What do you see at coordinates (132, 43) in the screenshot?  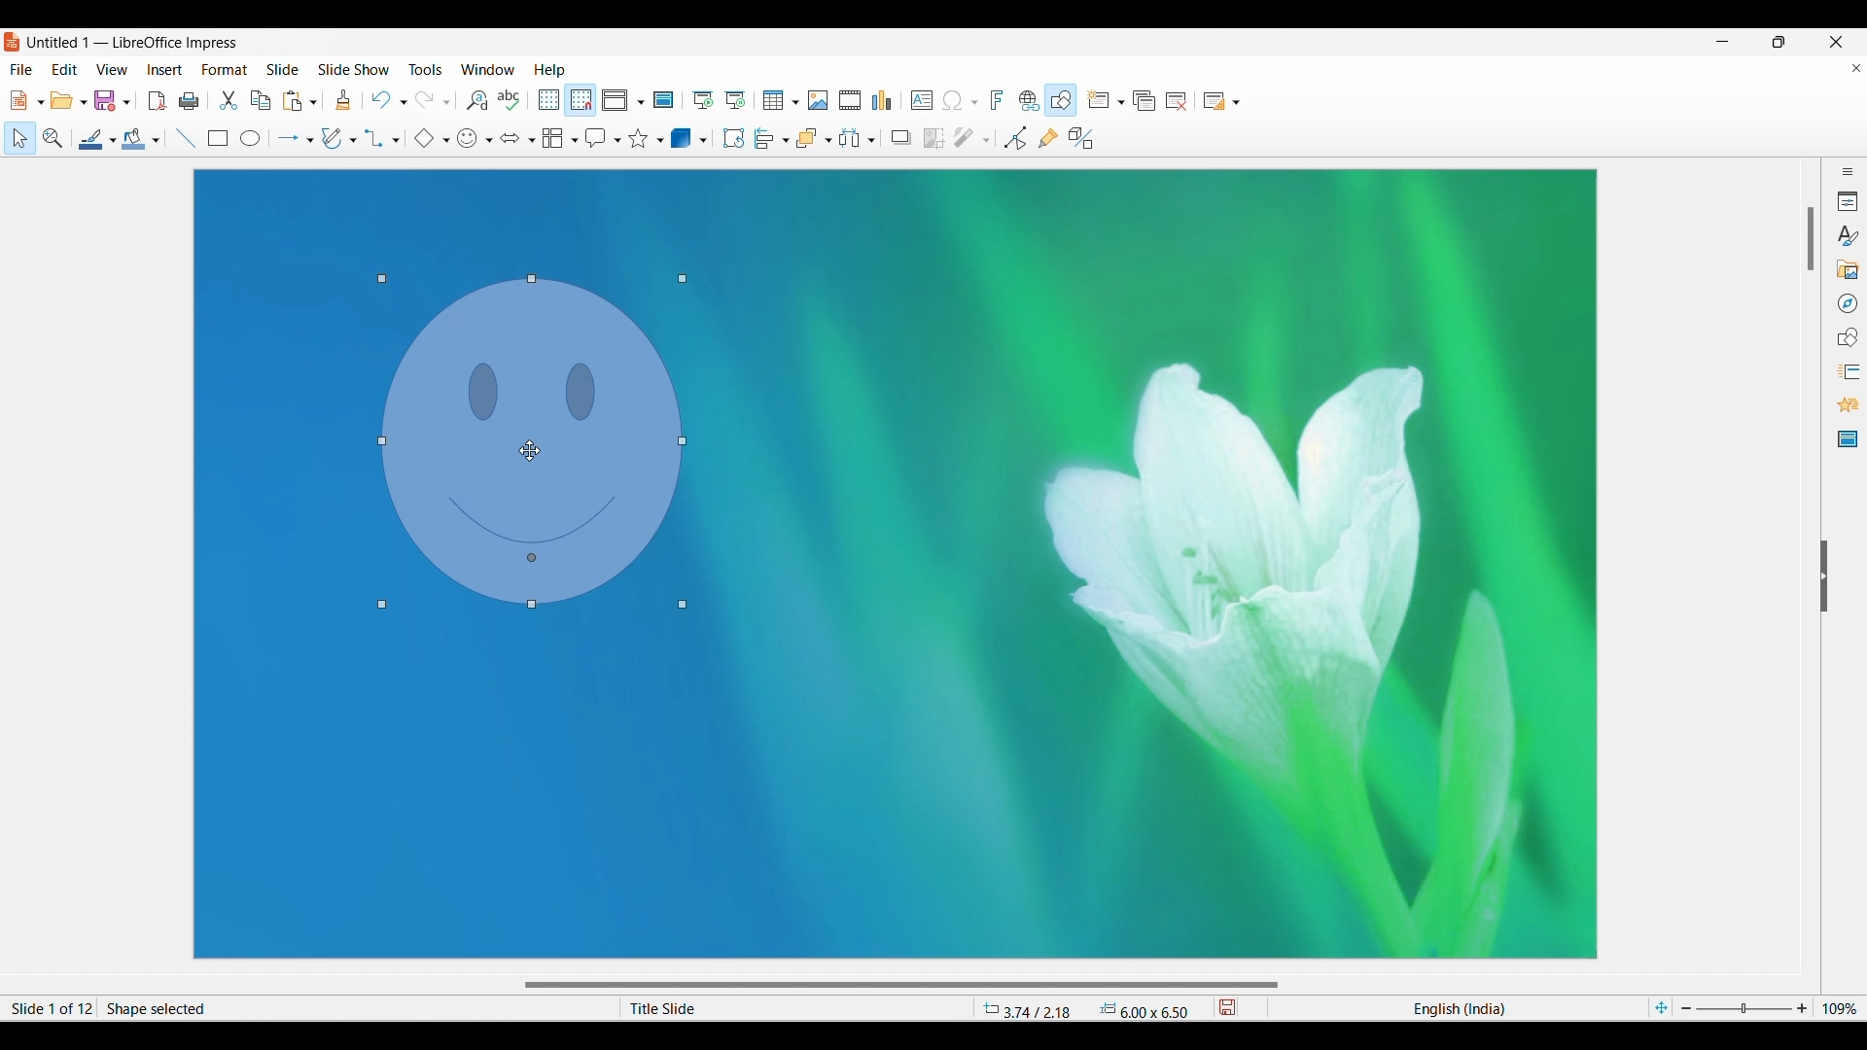 I see `Untitled 1 - LibreOffice Impress` at bounding box center [132, 43].